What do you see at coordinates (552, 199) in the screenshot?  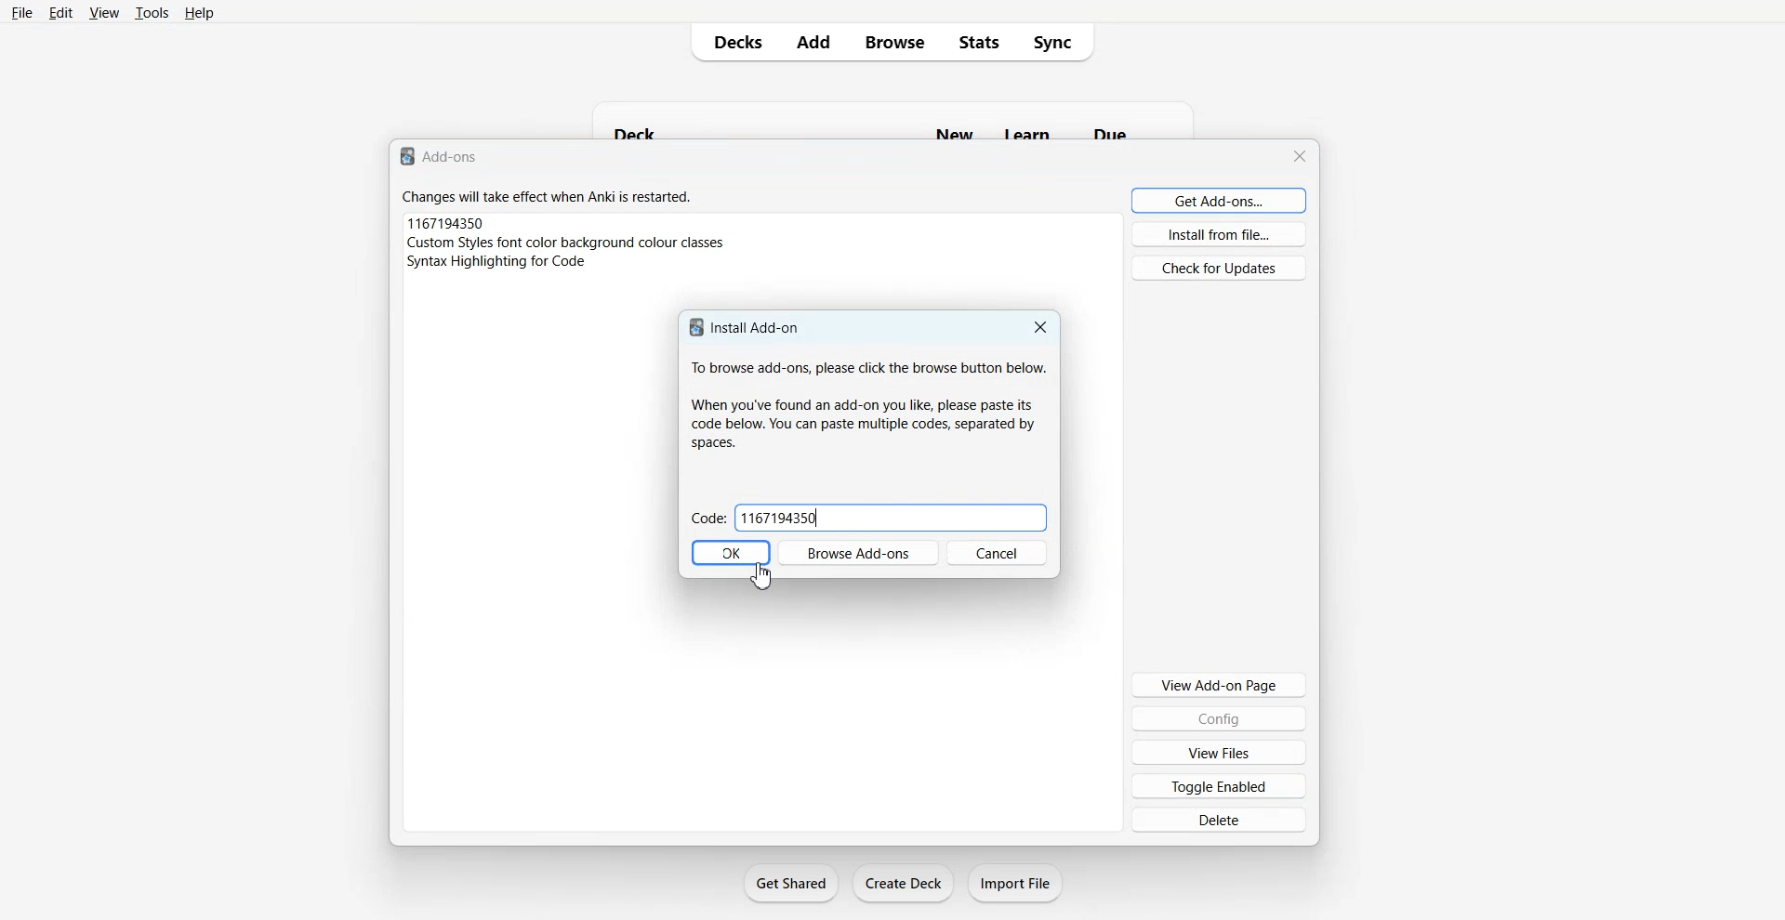 I see `Changes will take effect when Anki is restarted.` at bounding box center [552, 199].